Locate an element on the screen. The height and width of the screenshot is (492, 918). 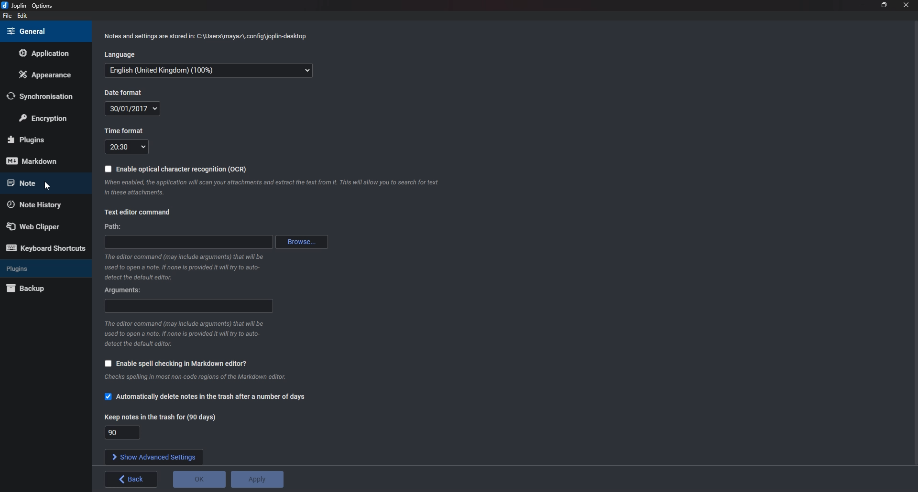
Application is located at coordinates (47, 54).